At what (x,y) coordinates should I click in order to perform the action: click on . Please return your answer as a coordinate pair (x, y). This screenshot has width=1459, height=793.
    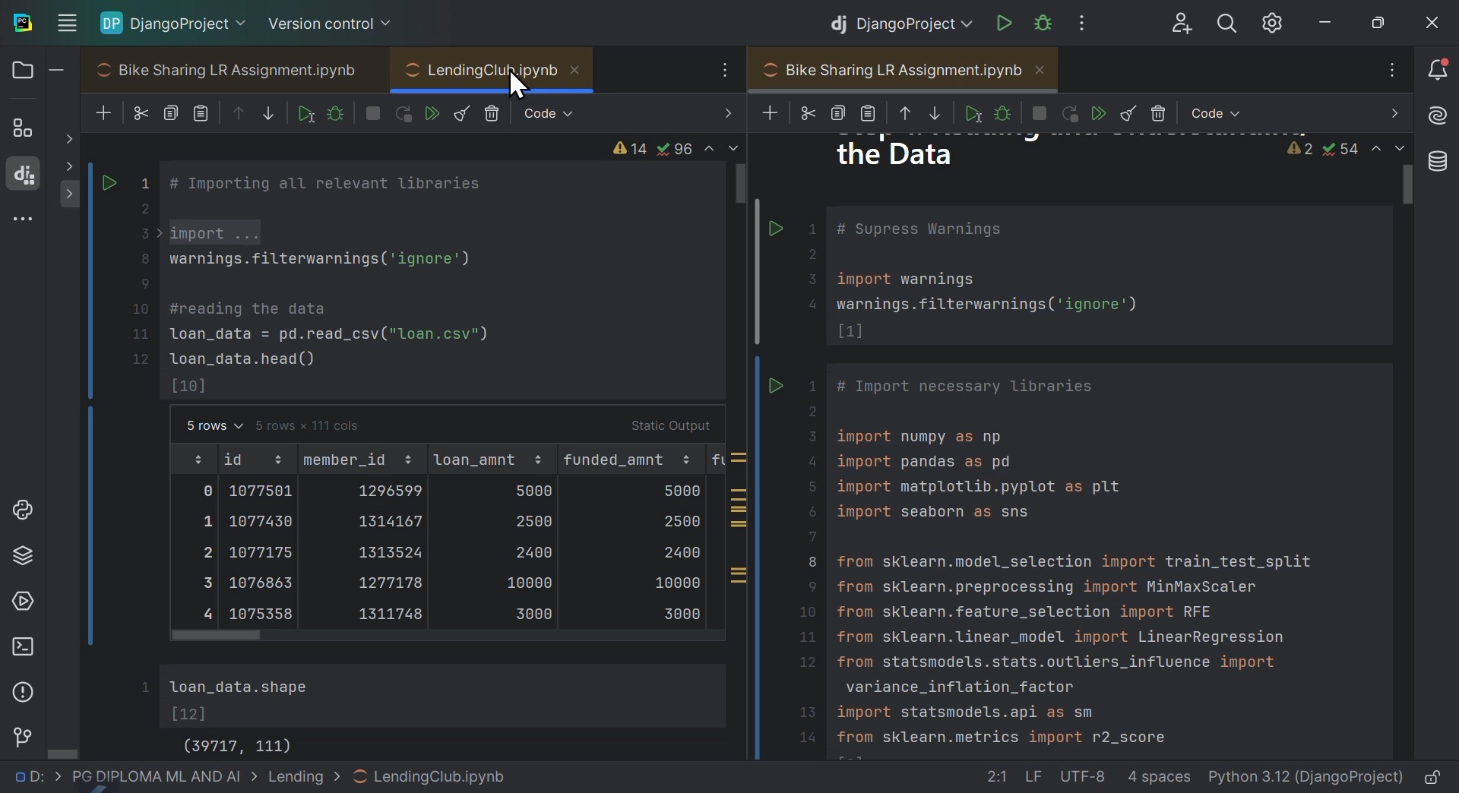
    Looking at the image, I should click on (868, 112).